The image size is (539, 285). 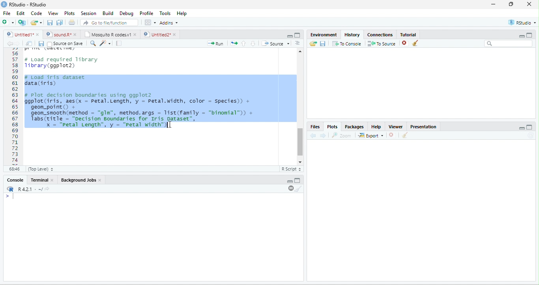 What do you see at coordinates (50, 22) in the screenshot?
I see `save` at bounding box center [50, 22].